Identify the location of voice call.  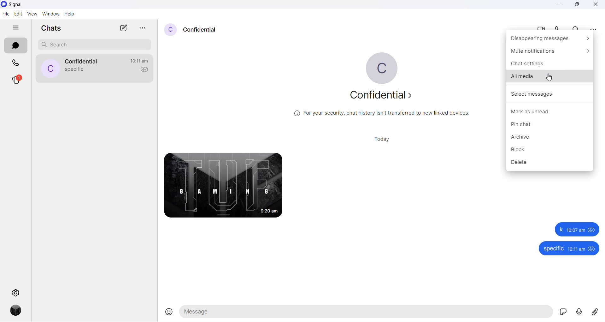
(560, 28).